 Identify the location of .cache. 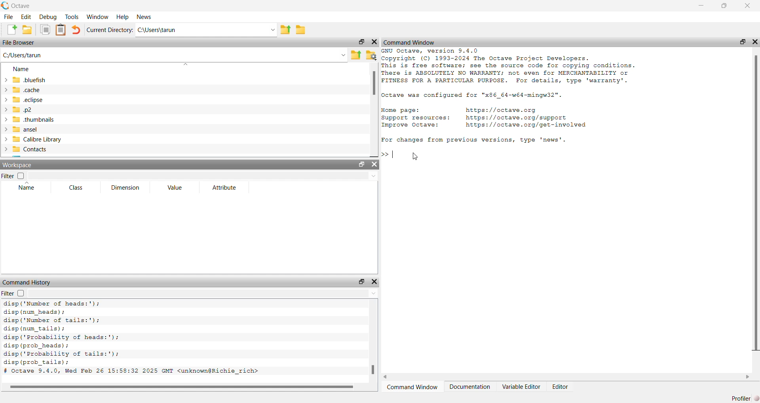
(27, 90).